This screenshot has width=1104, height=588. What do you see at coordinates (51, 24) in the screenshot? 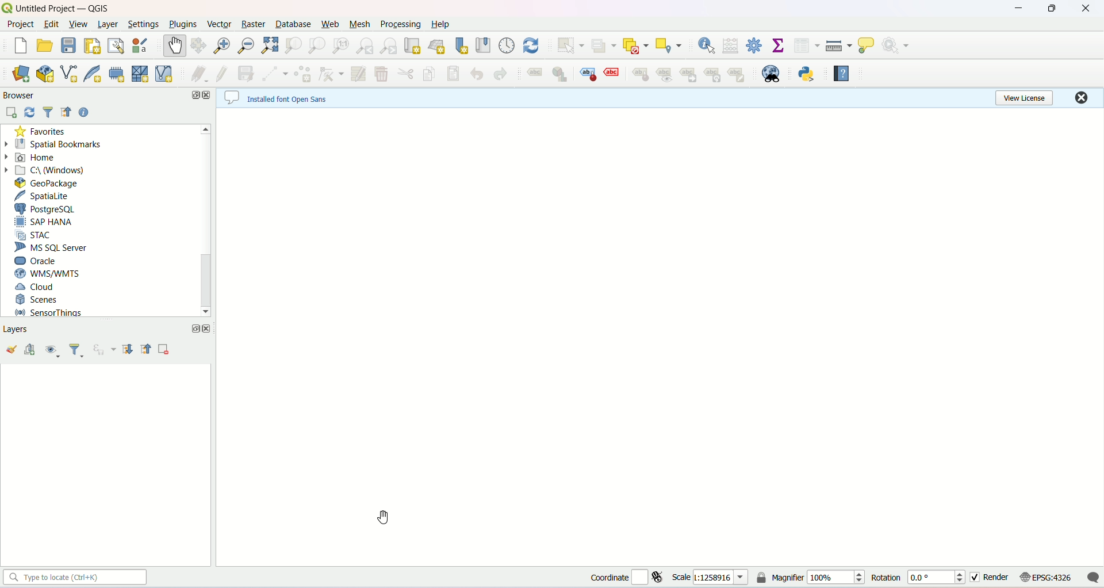
I see `edit` at bounding box center [51, 24].